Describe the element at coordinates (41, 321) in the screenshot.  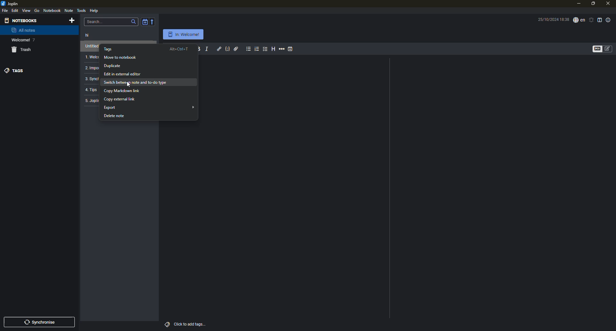
I see `synchronise` at that location.